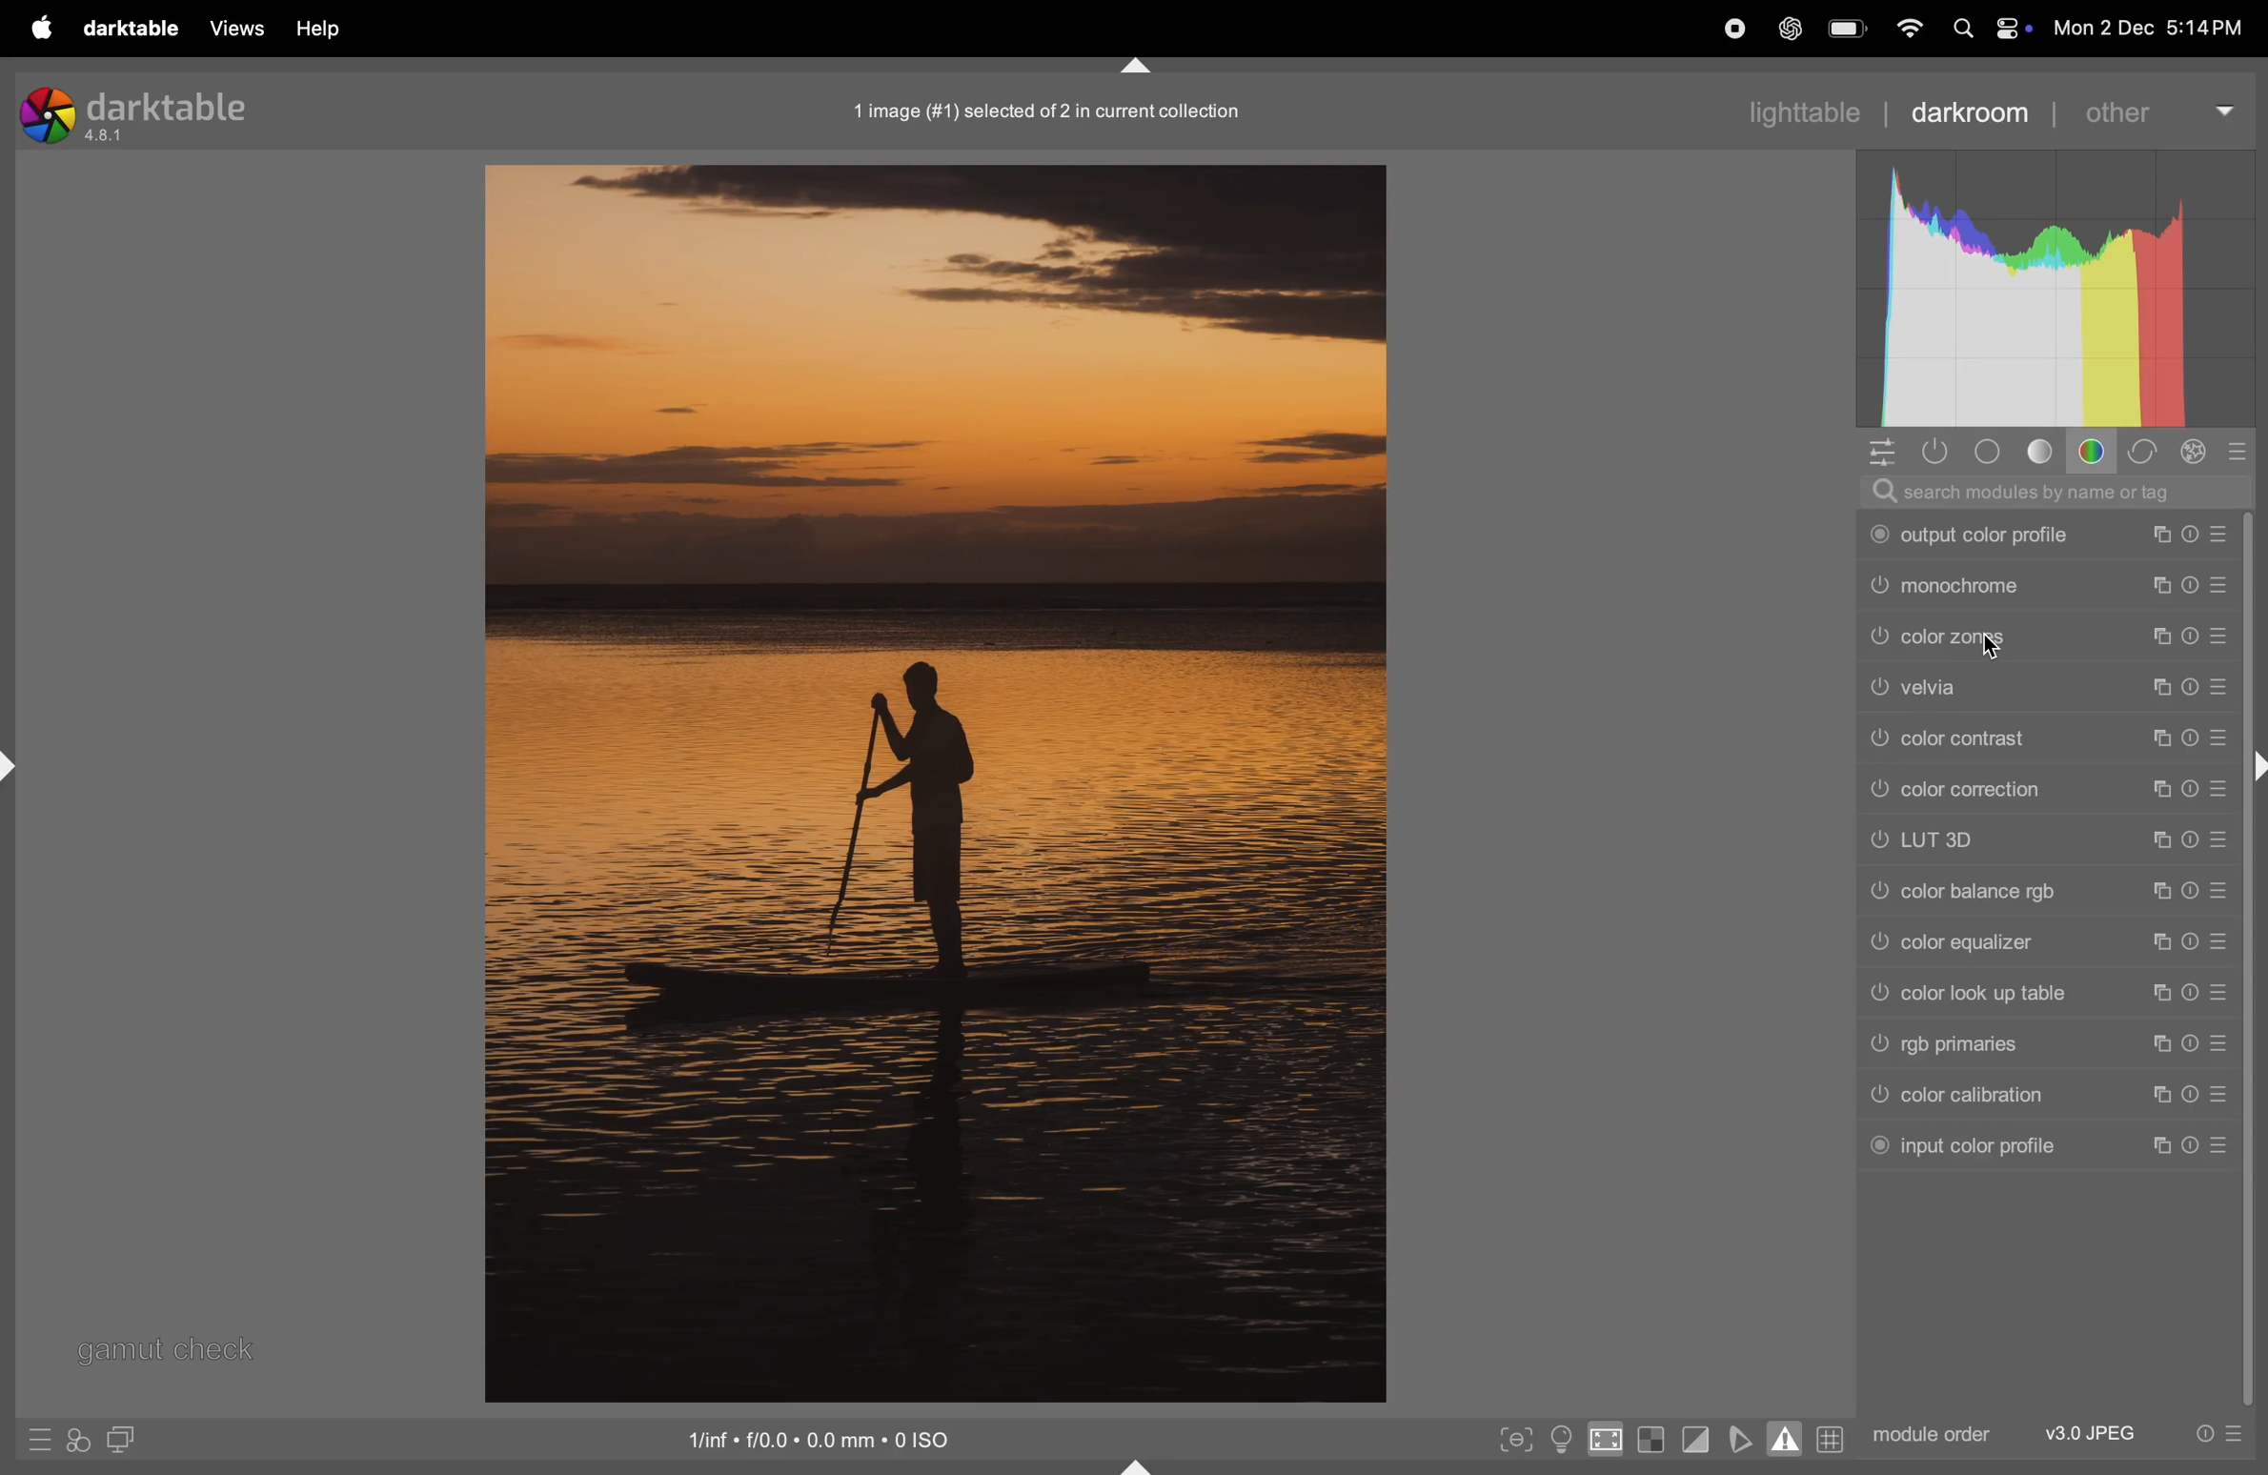  Describe the element at coordinates (2157, 636) in the screenshot. I see `Copy` at that location.